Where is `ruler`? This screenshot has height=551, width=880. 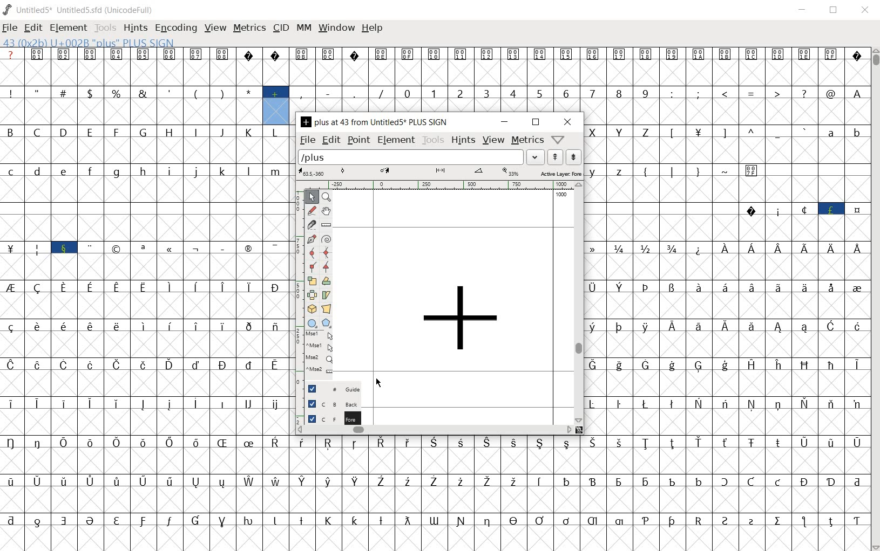 ruler is located at coordinates (434, 186).